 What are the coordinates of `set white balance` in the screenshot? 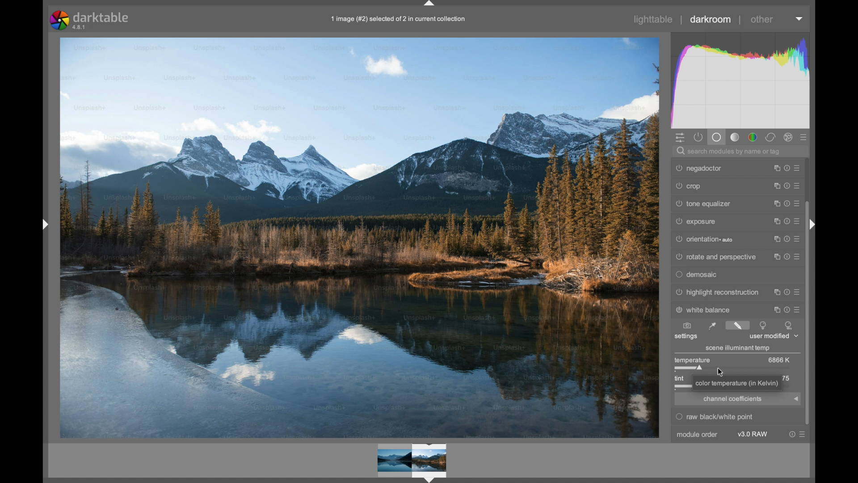 It's located at (738, 325).